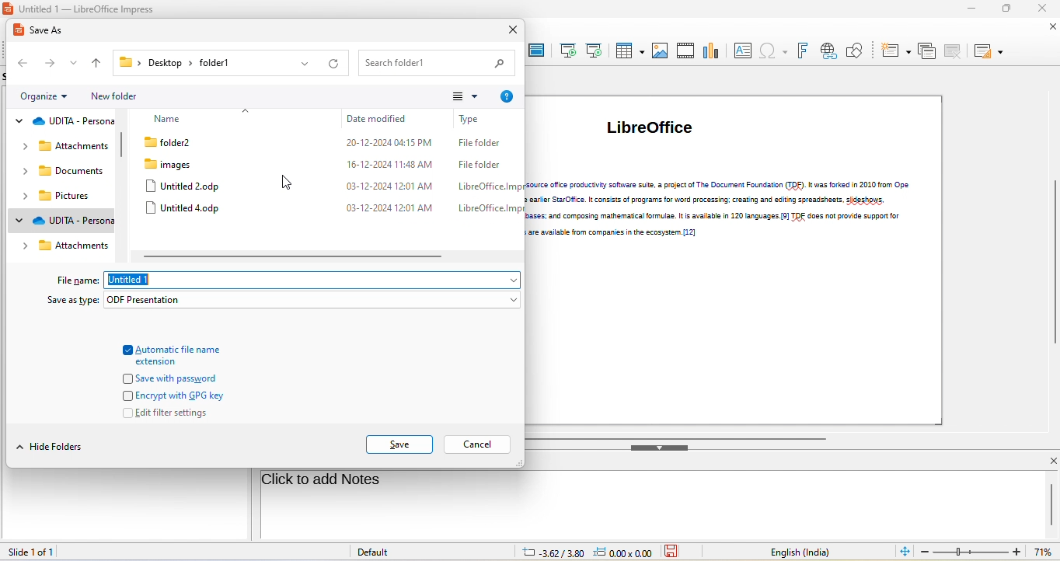  What do you see at coordinates (801, 51) in the screenshot?
I see `font work text` at bounding box center [801, 51].